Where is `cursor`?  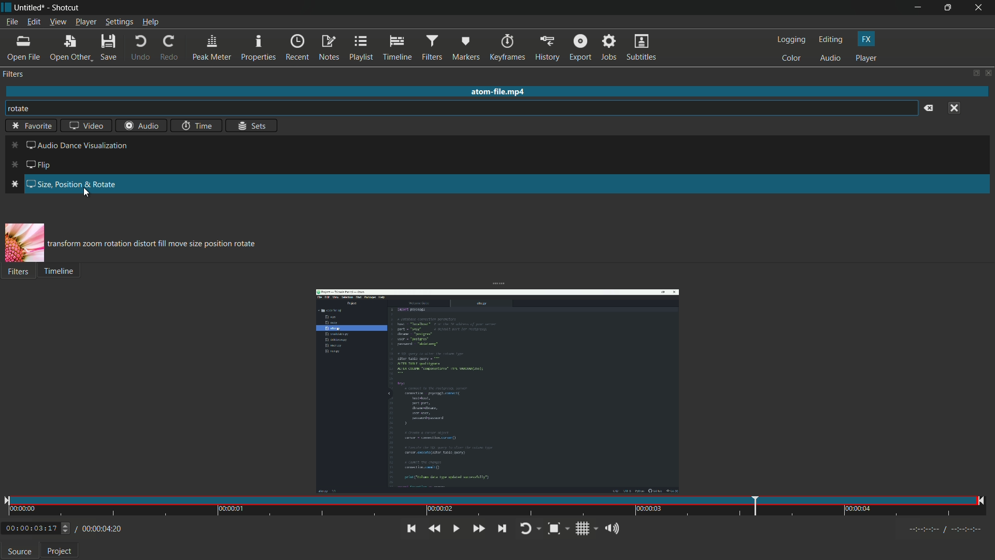 cursor is located at coordinates (86, 195).